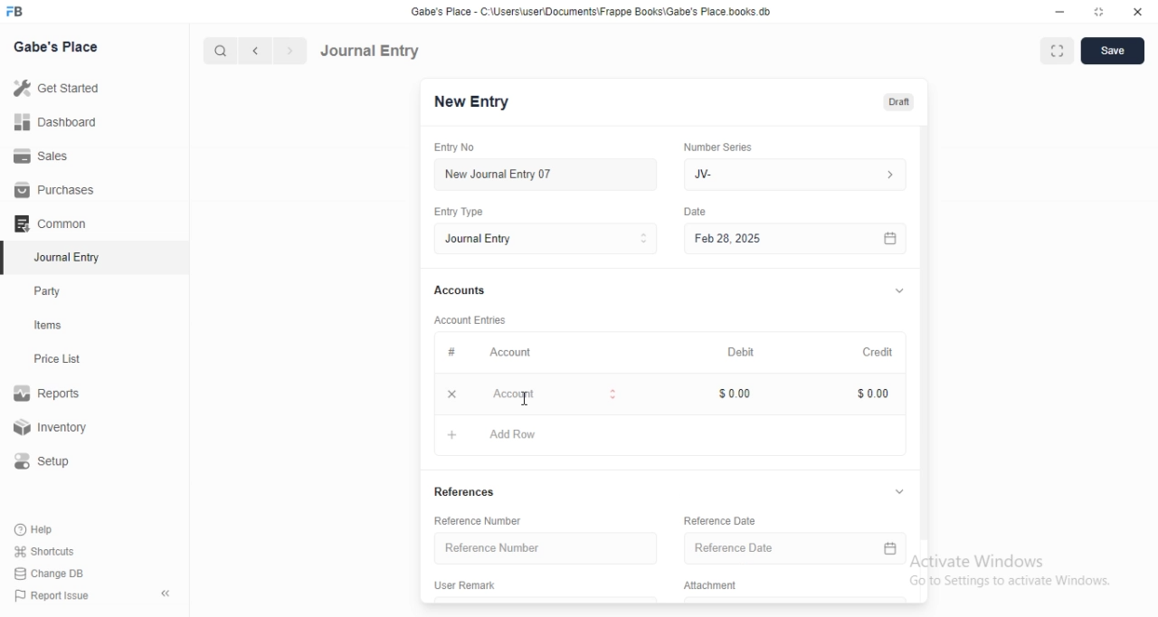  Describe the element at coordinates (458, 147) in the screenshot. I see `Entry No` at that location.